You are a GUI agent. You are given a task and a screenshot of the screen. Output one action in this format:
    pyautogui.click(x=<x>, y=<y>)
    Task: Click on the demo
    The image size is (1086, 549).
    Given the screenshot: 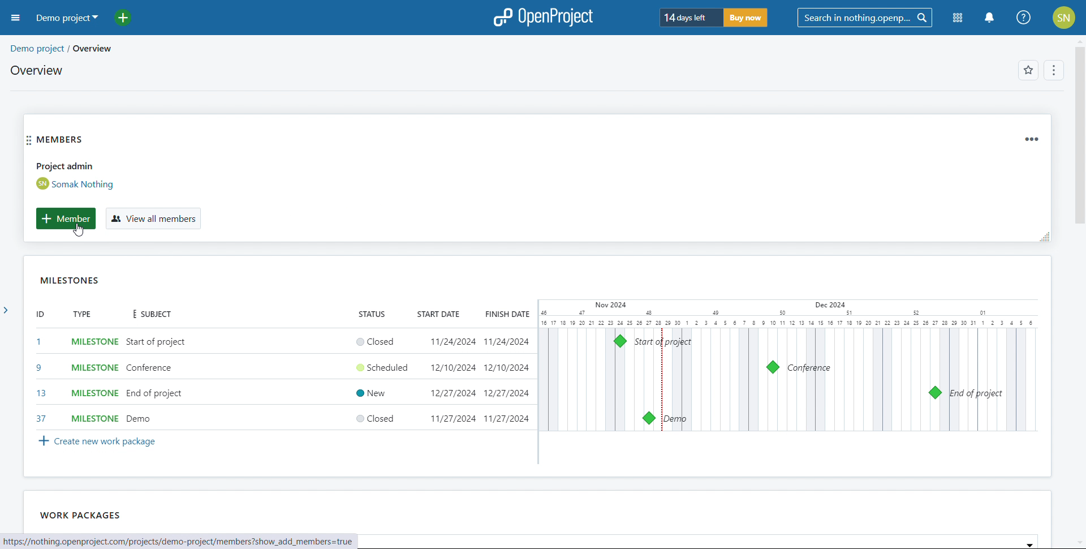 What is the action you would take?
    pyautogui.click(x=143, y=419)
    